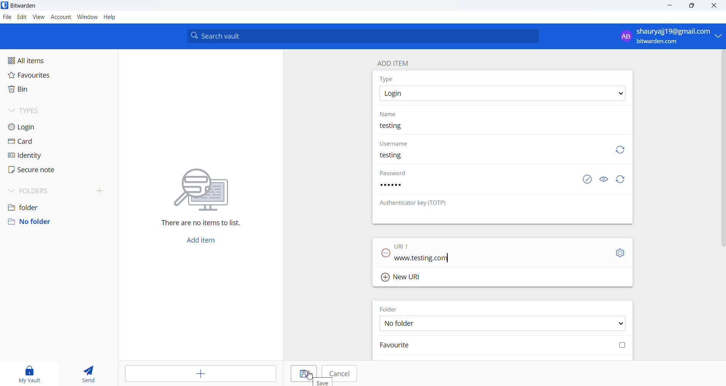 The width and height of the screenshot is (726, 386). What do you see at coordinates (403, 277) in the screenshot?
I see `Add new URL` at bounding box center [403, 277].